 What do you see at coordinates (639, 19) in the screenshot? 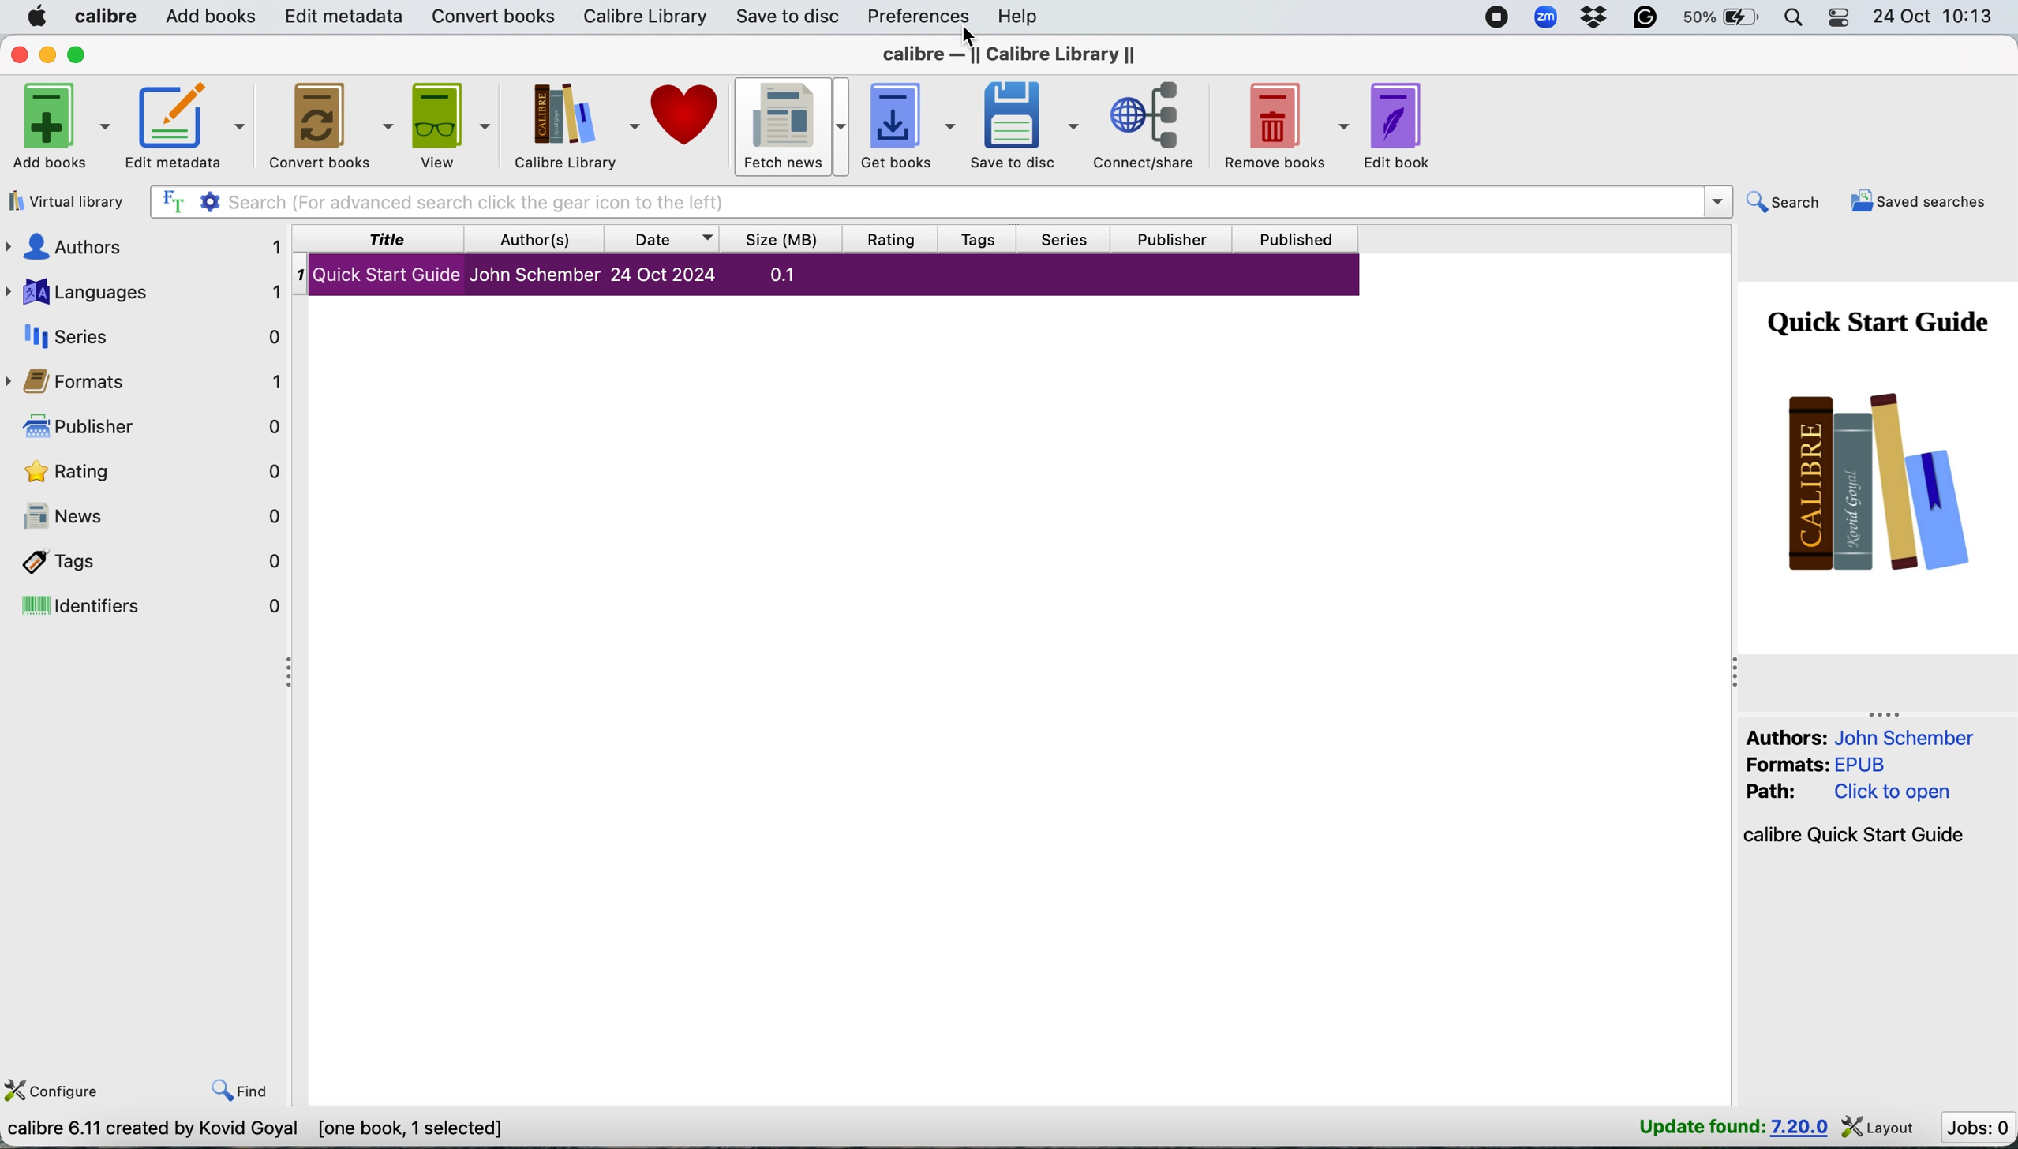
I see `calibre library` at bounding box center [639, 19].